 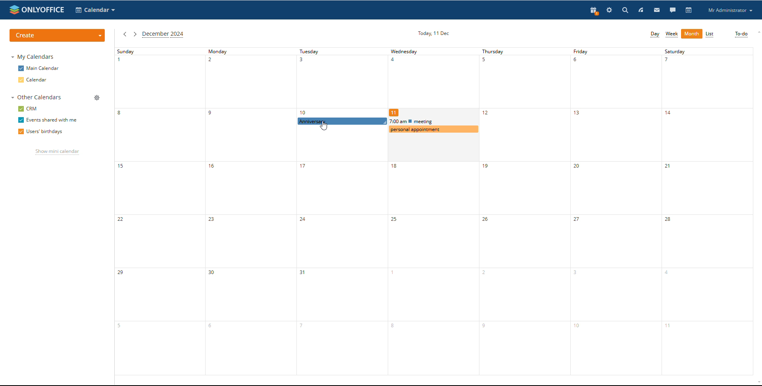 What do you see at coordinates (343, 121) in the screenshot?
I see `recurring event` at bounding box center [343, 121].